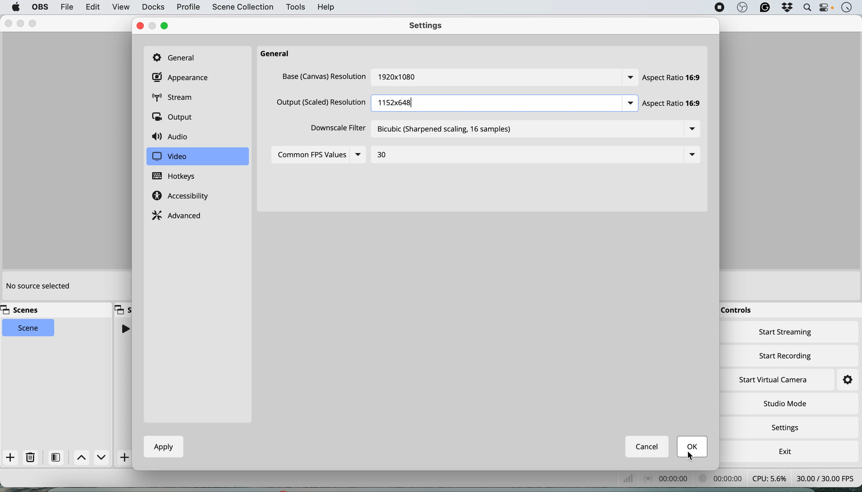 This screenshot has width=862, height=492. Describe the element at coordinates (39, 7) in the screenshot. I see `obs` at that location.